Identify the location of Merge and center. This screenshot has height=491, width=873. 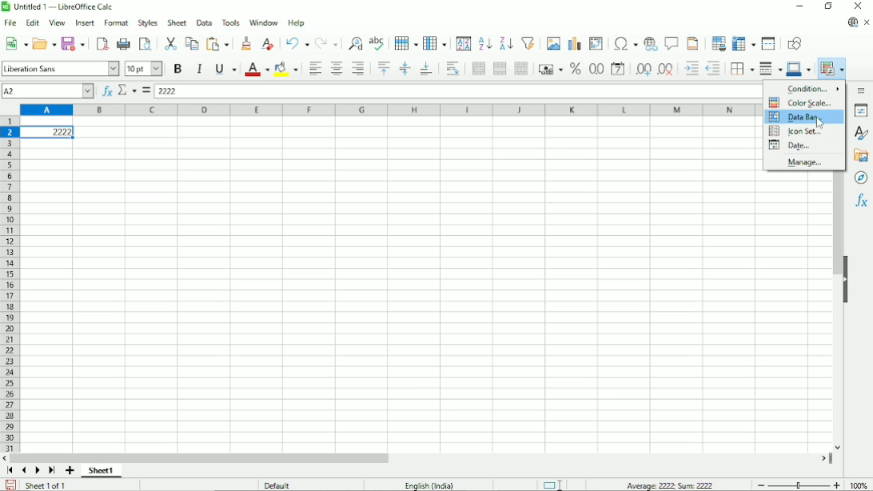
(479, 69).